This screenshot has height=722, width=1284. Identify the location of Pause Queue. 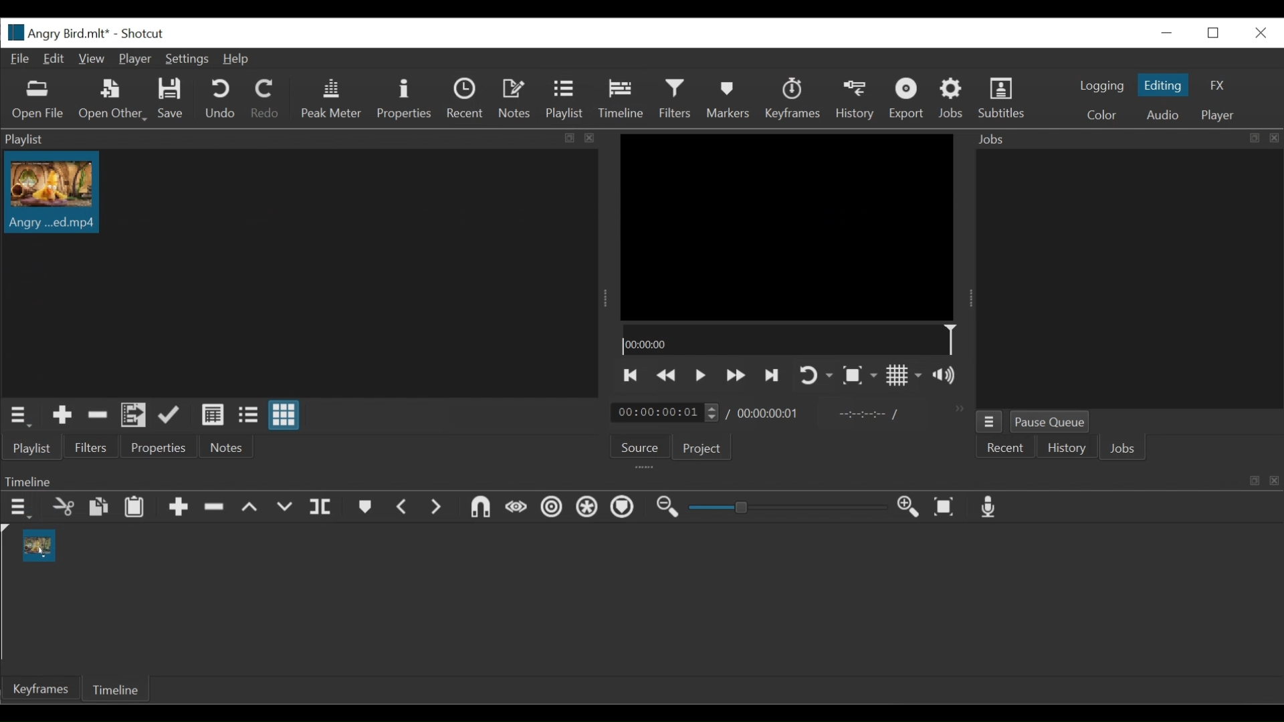
(1052, 420).